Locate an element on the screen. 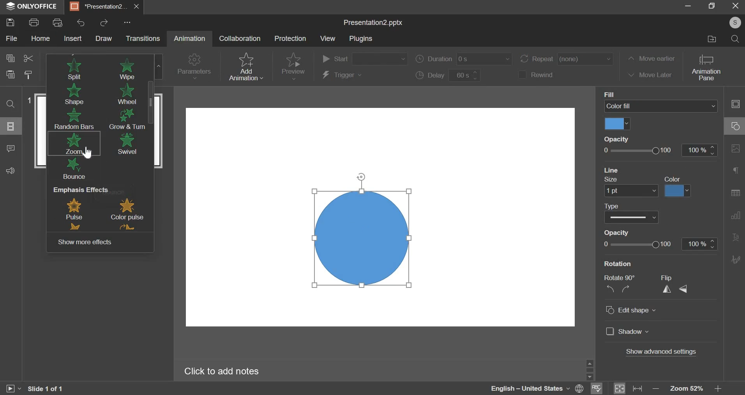 The image size is (745, 395). Insert is located at coordinates (73, 39).